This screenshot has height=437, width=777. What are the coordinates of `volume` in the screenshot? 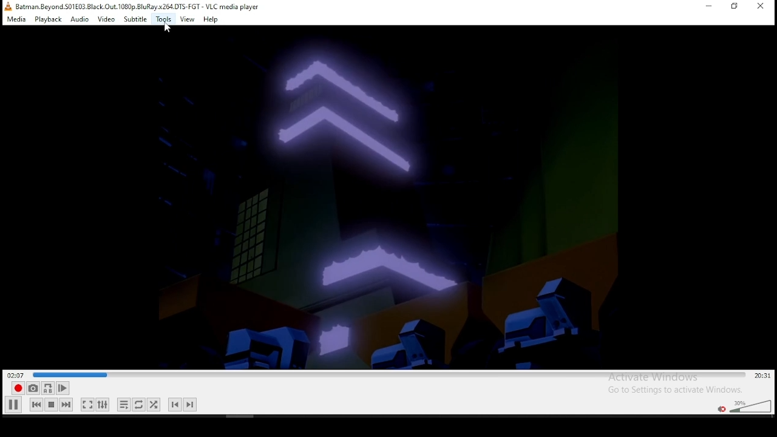 It's located at (752, 405).